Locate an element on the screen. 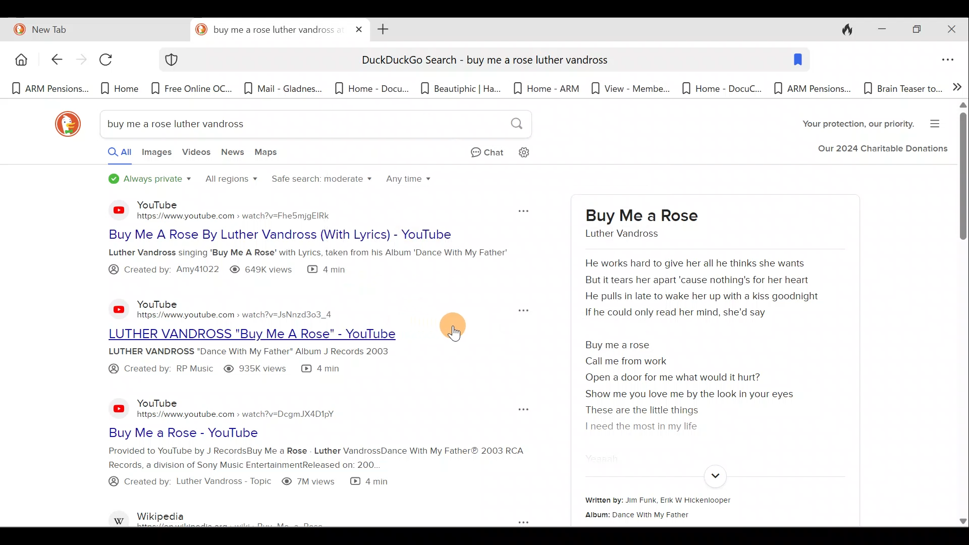  Written by: Jim Funk, Erik W Hickenlooper
Album: Dance With My Father is located at coordinates (698, 508).